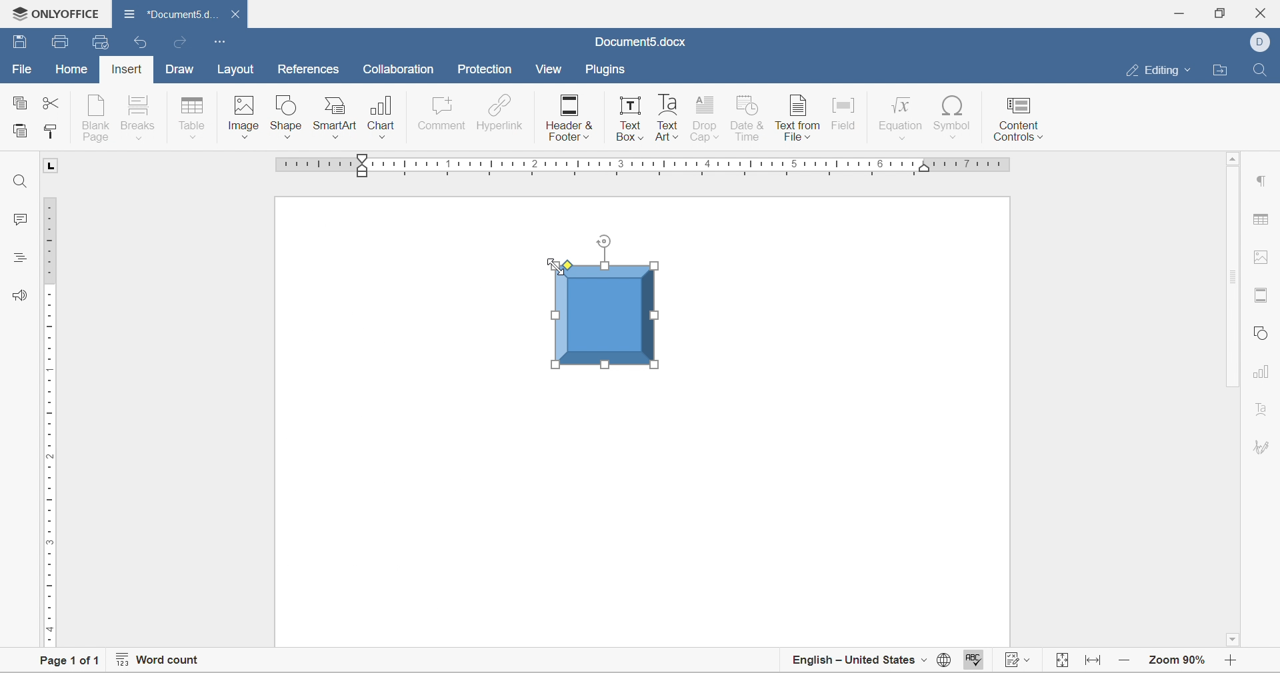 The image size is (1280, 673). I want to click on document5d, so click(173, 12).